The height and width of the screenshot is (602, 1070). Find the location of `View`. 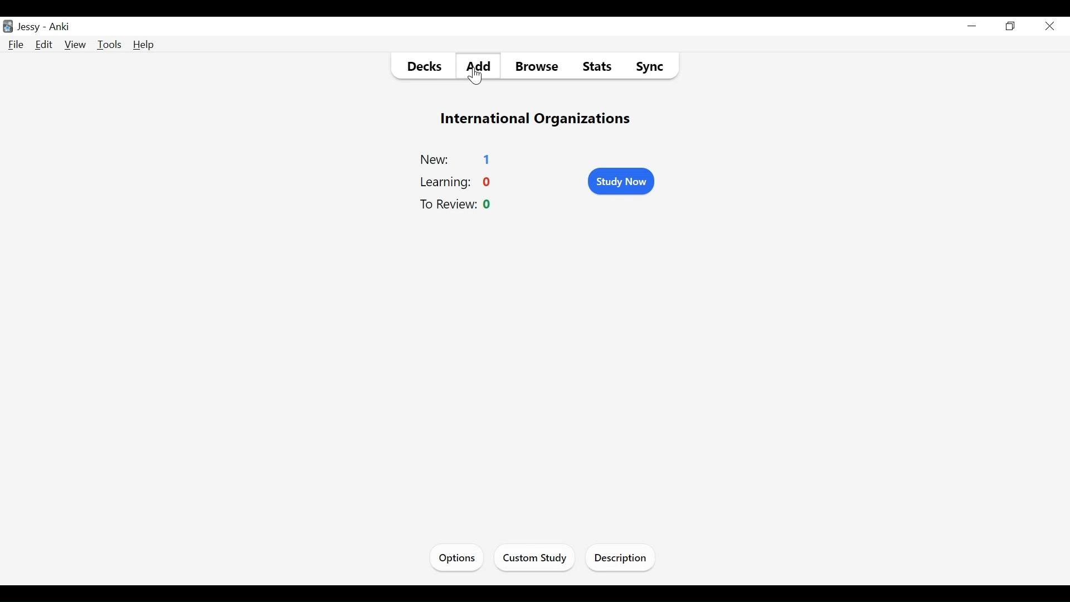

View is located at coordinates (75, 44).